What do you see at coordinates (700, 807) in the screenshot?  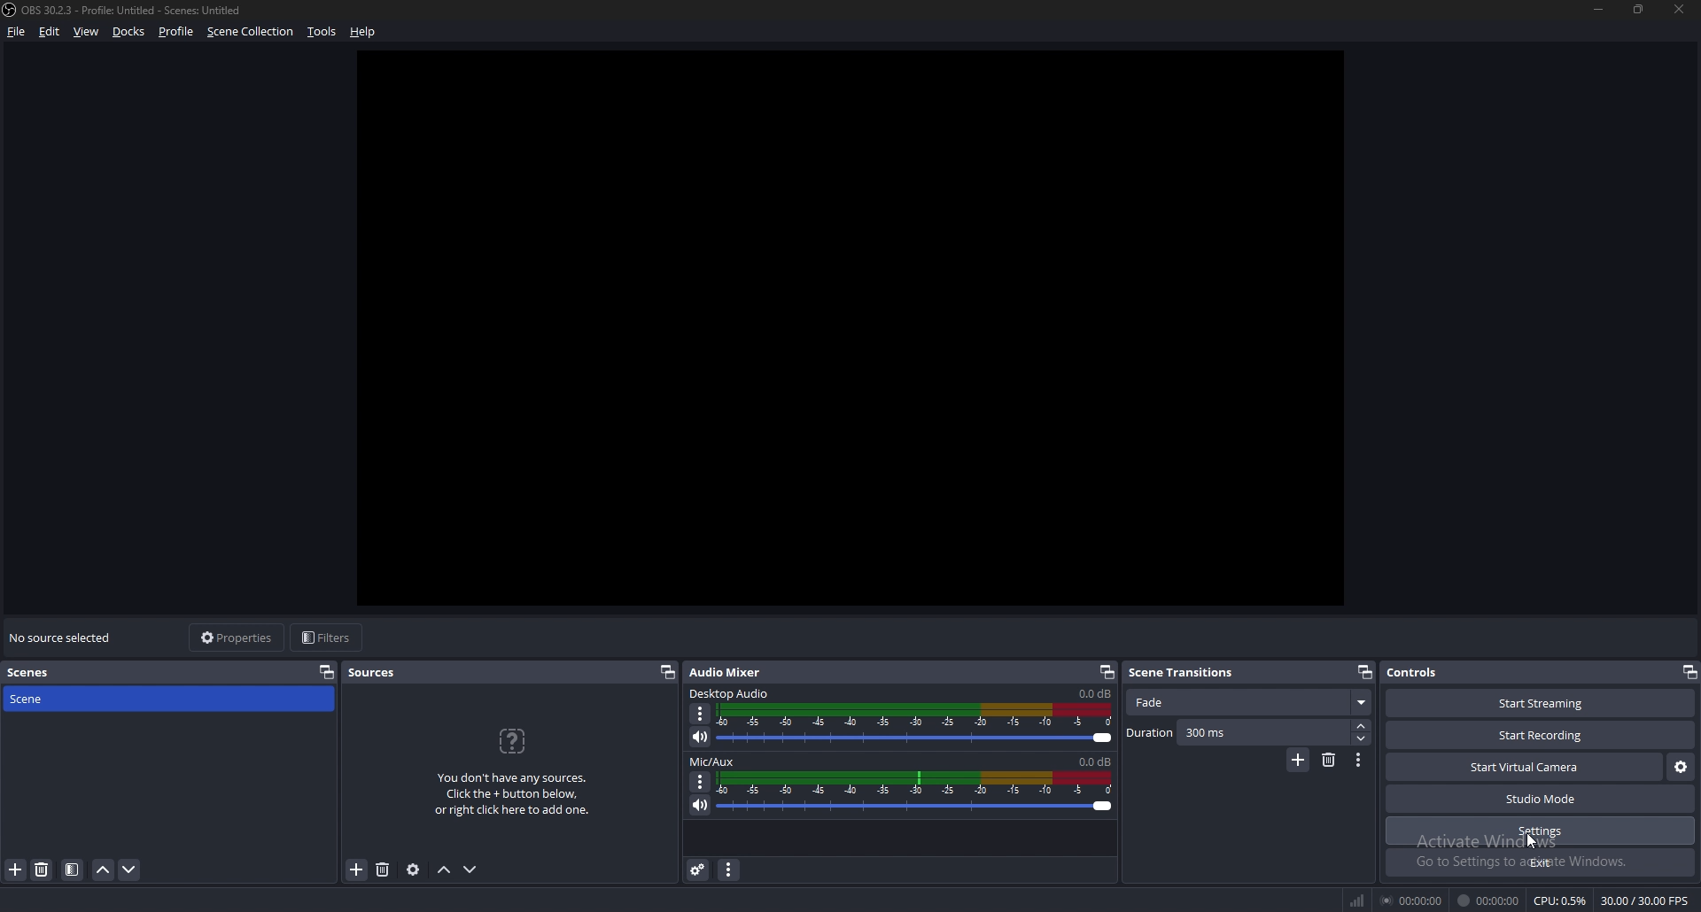 I see `mute` at bounding box center [700, 807].